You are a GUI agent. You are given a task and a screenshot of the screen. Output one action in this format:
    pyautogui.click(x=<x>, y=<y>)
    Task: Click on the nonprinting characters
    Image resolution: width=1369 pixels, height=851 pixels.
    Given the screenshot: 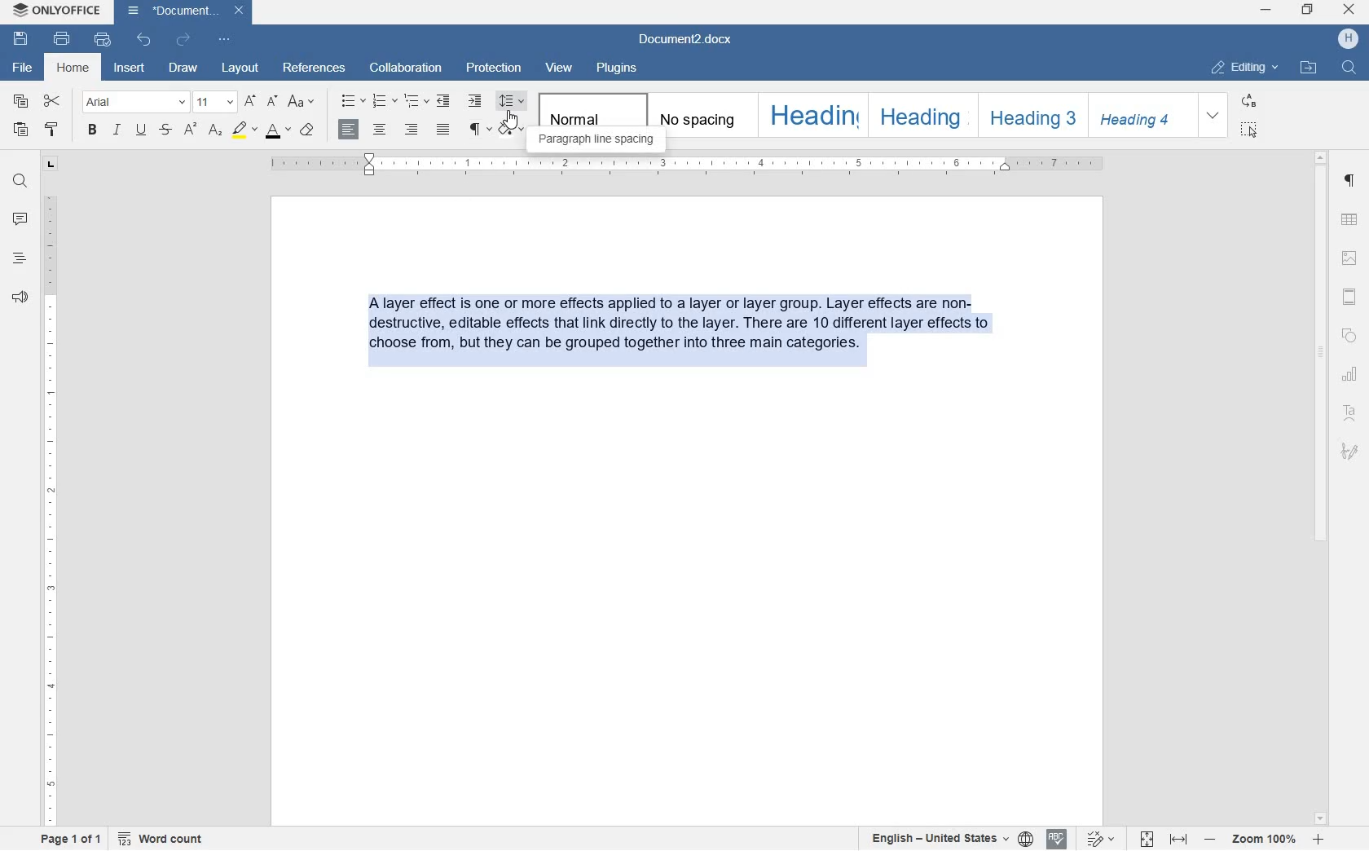 What is the action you would take?
    pyautogui.click(x=478, y=128)
    